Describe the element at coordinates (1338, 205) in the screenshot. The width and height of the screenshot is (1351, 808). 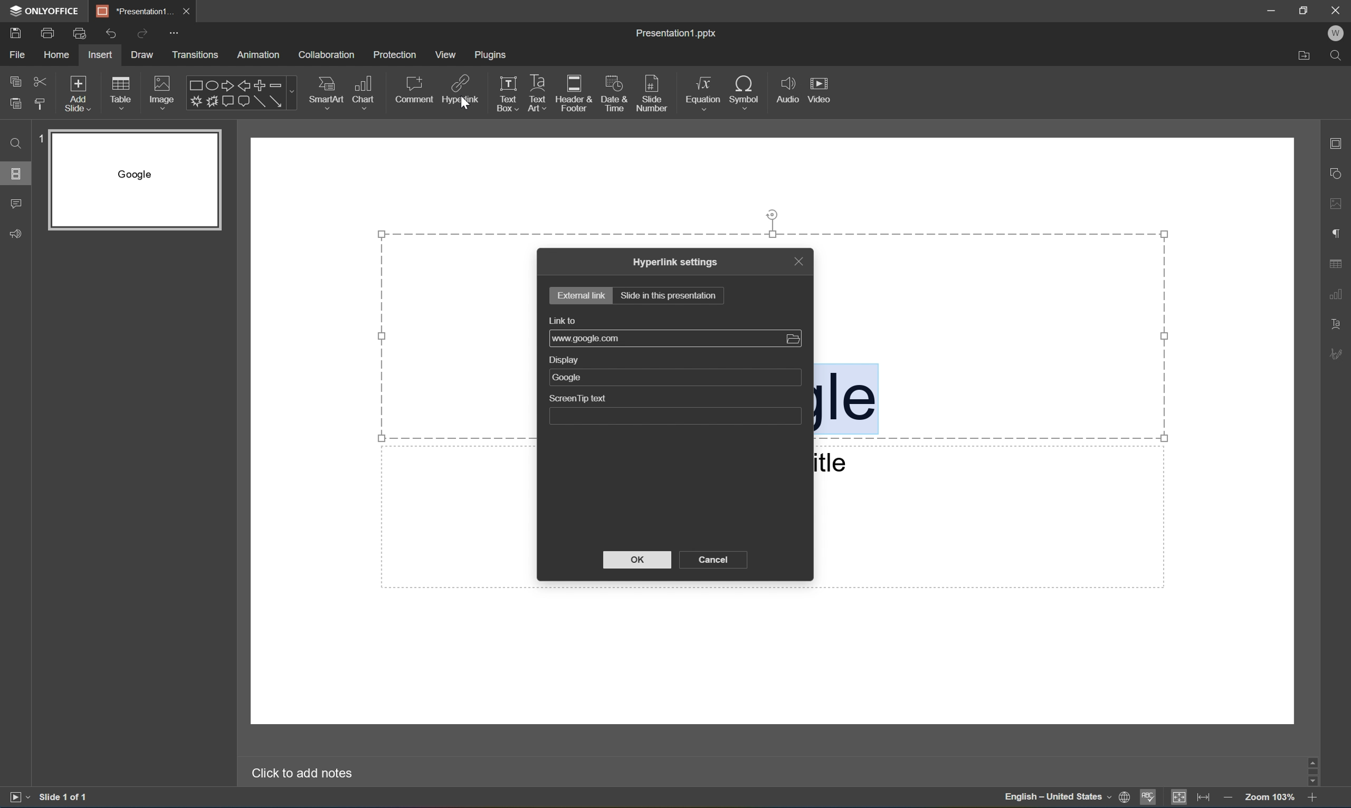
I see `Image settings` at that location.